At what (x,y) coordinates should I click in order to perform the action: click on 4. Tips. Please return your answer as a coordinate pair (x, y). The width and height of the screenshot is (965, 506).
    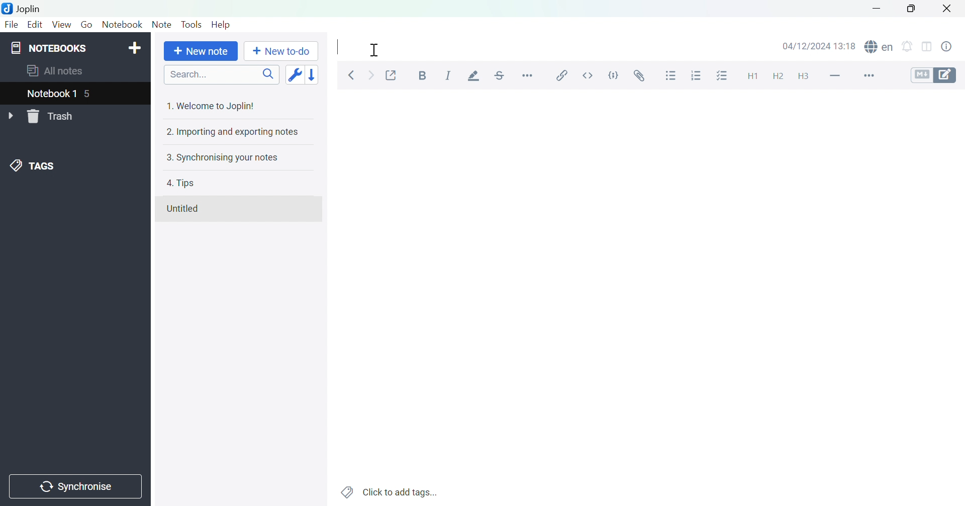
    Looking at the image, I should click on (183, 184).